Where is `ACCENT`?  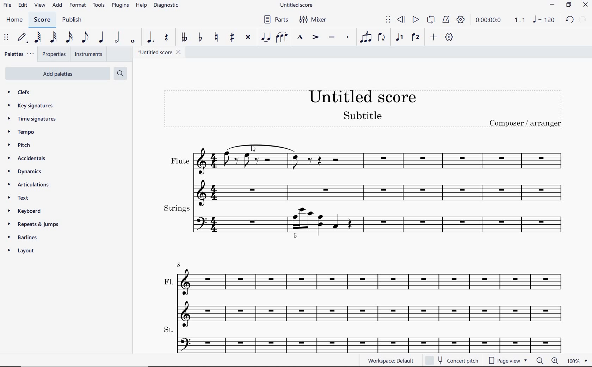
ACCENT is located at coordinates (314, 38).